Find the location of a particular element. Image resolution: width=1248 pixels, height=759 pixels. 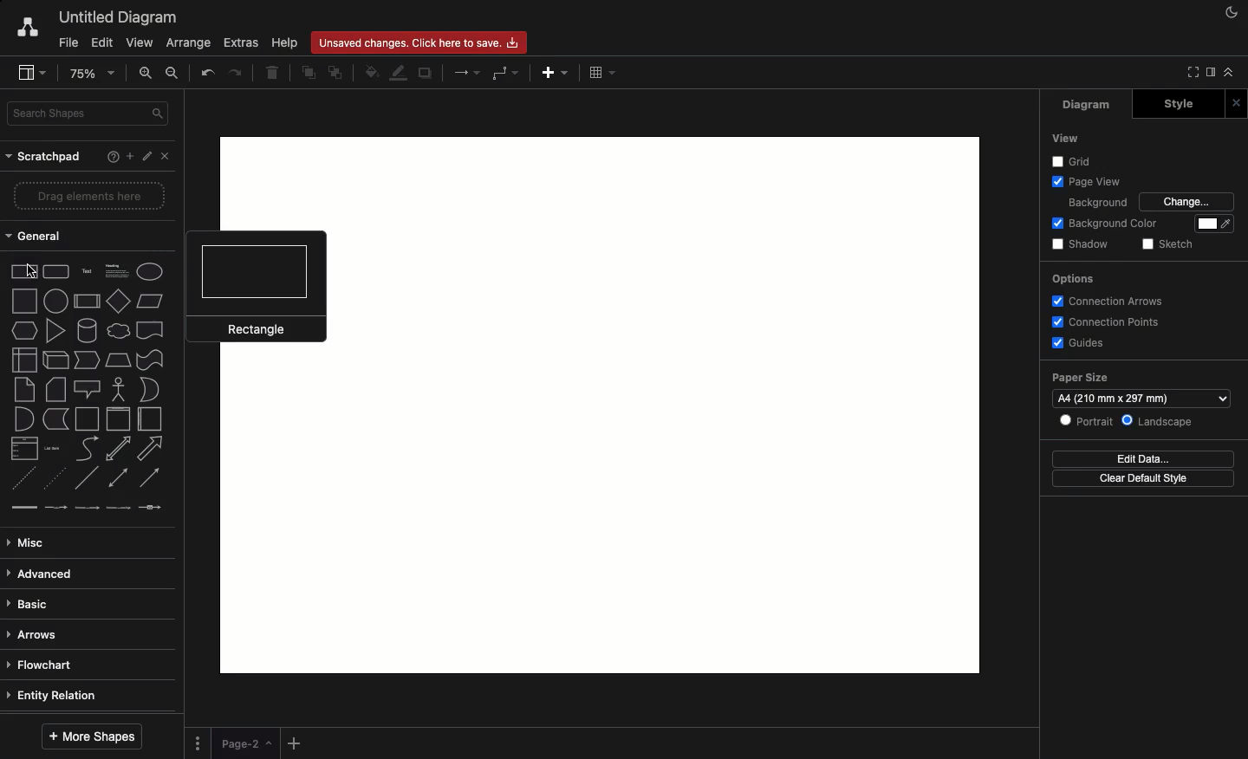

Page view is located at coordinates (1085, 182).